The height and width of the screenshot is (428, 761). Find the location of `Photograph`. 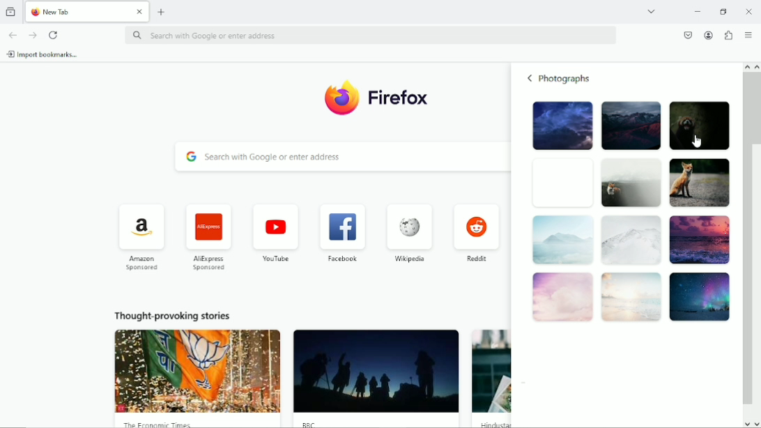

Photograph is located at coordinates (699, 183).